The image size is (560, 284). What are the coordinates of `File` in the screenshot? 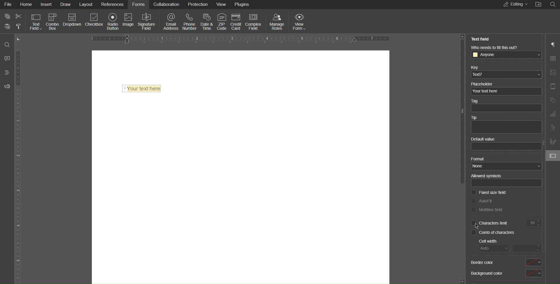 It's located at (7, 4).